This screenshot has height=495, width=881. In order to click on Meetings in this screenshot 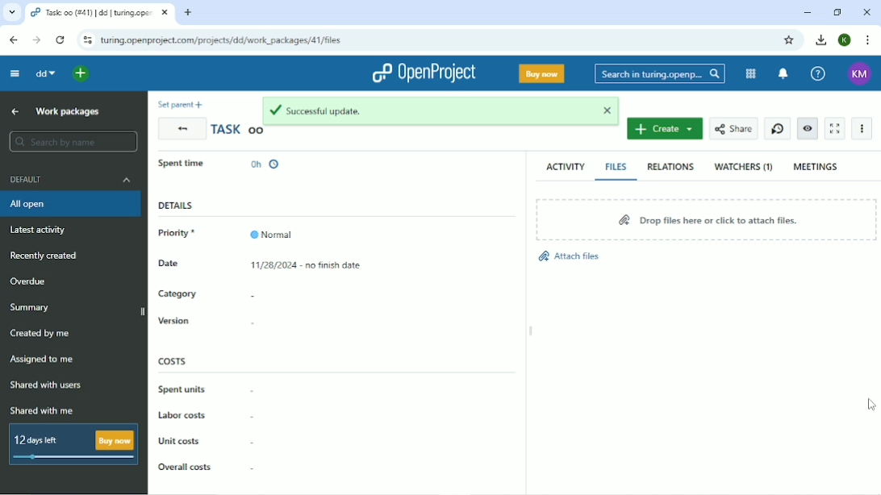, I will do `click(818, 165)`.